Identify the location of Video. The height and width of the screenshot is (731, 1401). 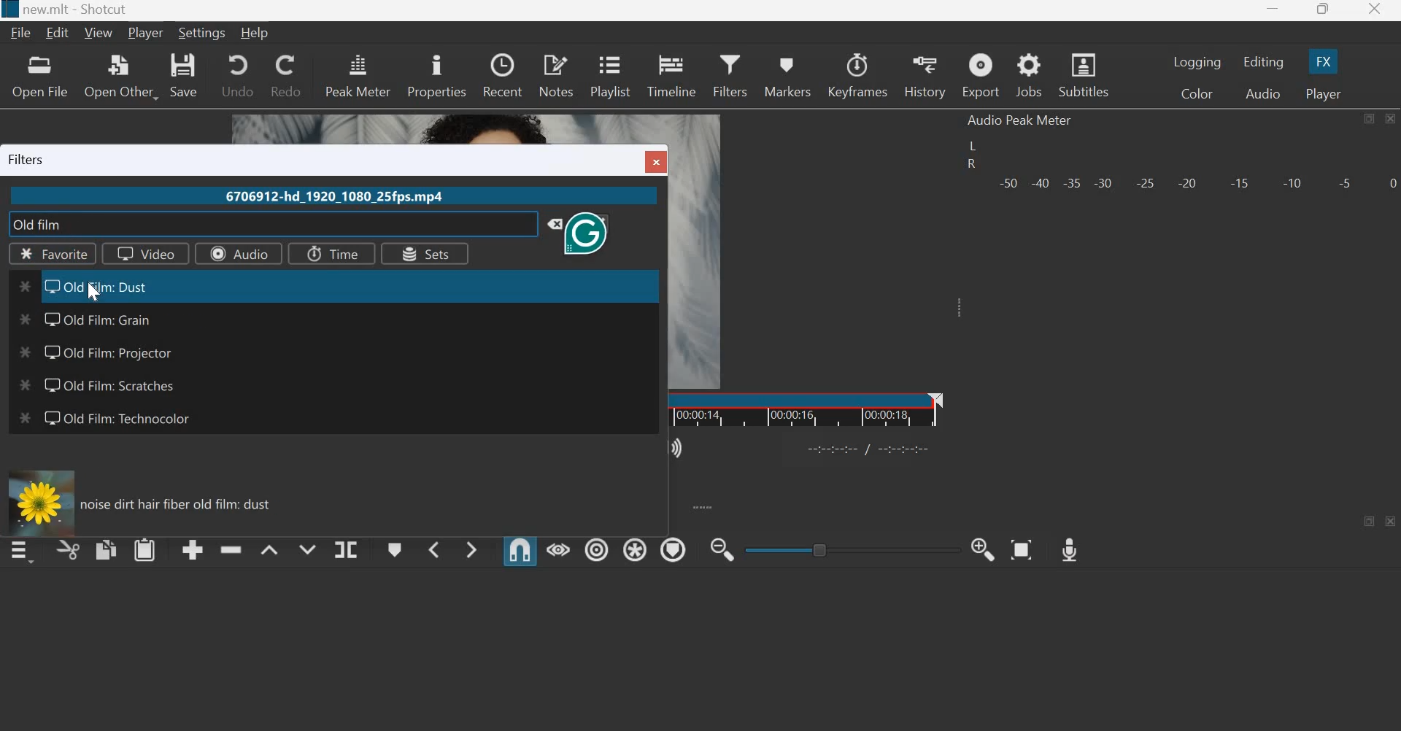
(139, 254).